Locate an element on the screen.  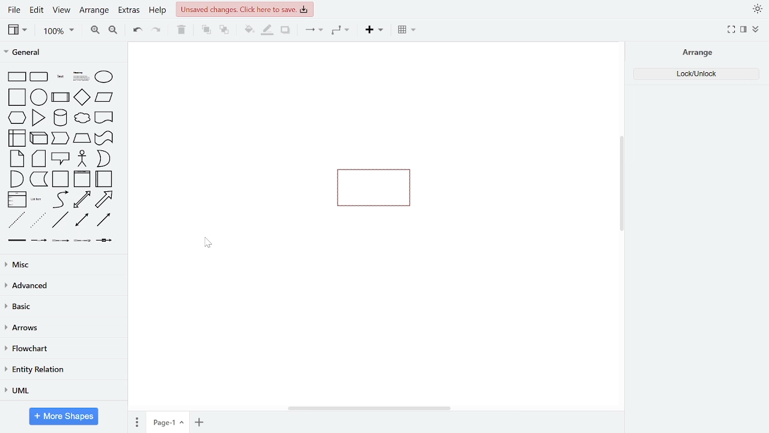
data storage is located at coordinates (38, 179).